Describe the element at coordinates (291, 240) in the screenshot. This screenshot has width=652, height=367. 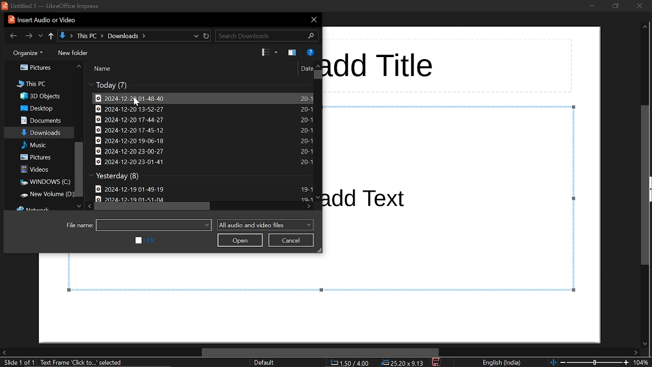
I see `cancel` at that location.